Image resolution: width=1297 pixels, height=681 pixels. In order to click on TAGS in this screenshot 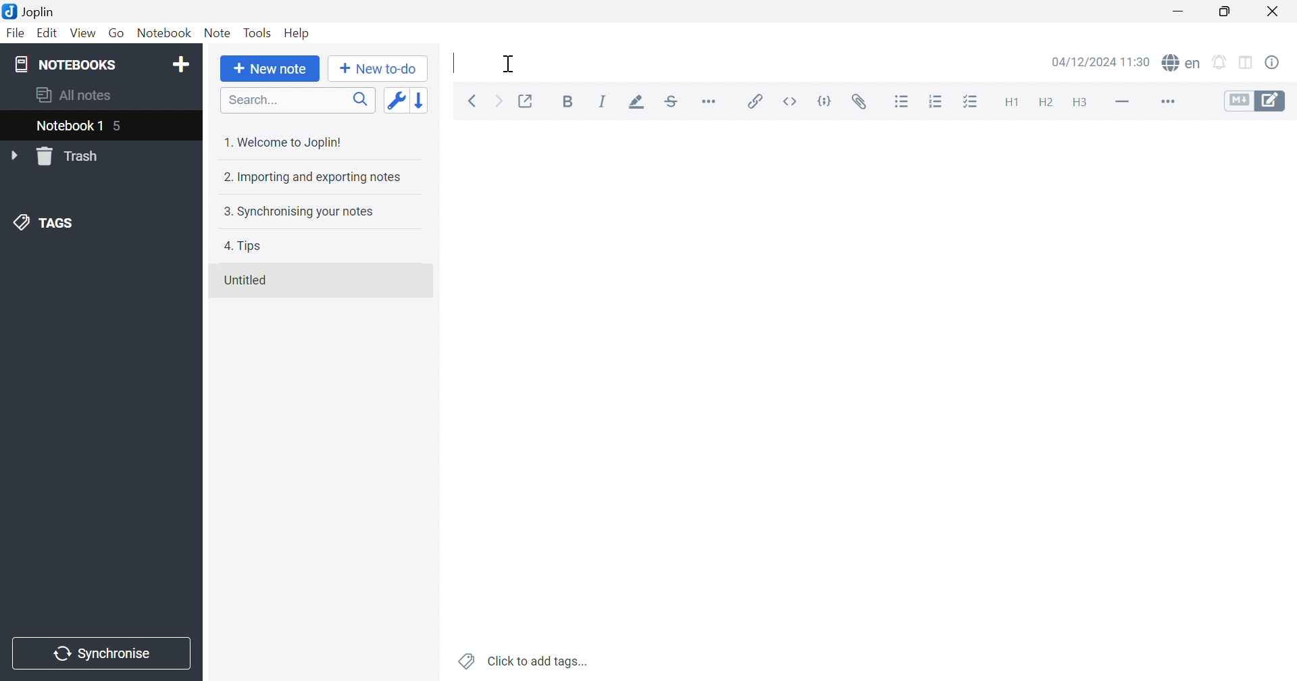, I will do `click(39, 222)`.